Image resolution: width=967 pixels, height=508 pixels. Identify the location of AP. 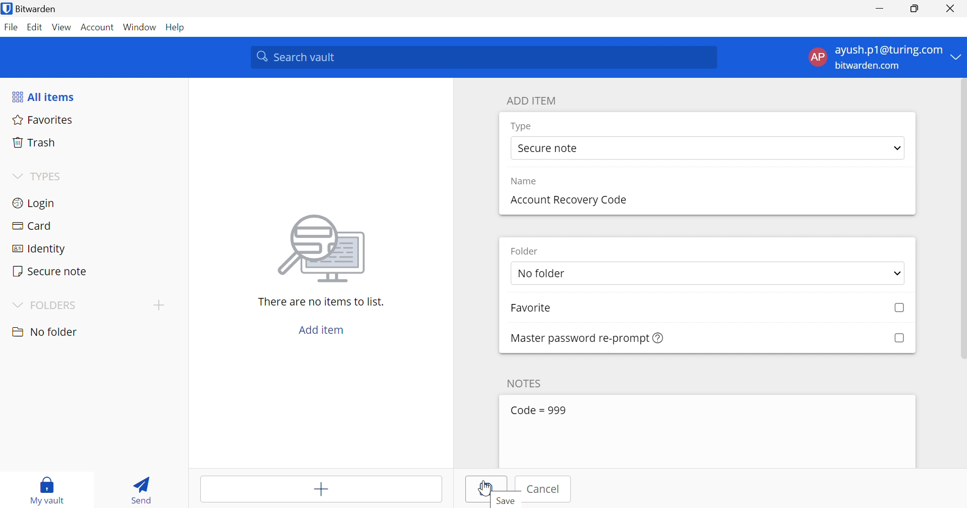
(816, 57).